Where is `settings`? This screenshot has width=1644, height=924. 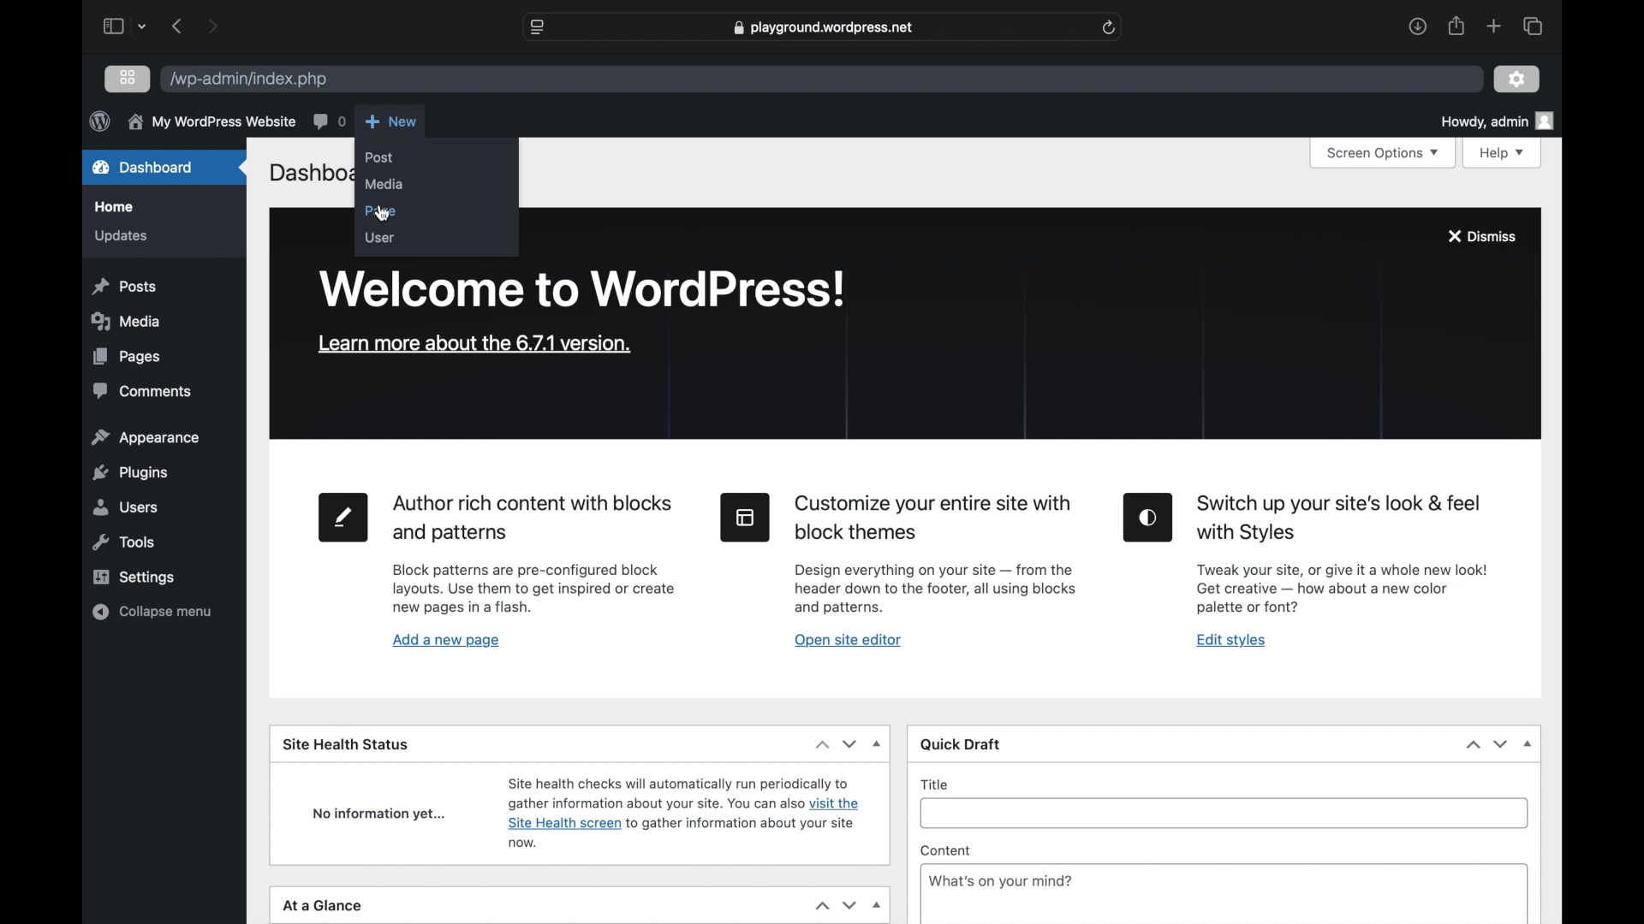 settings is located at coordinates (136, 577).